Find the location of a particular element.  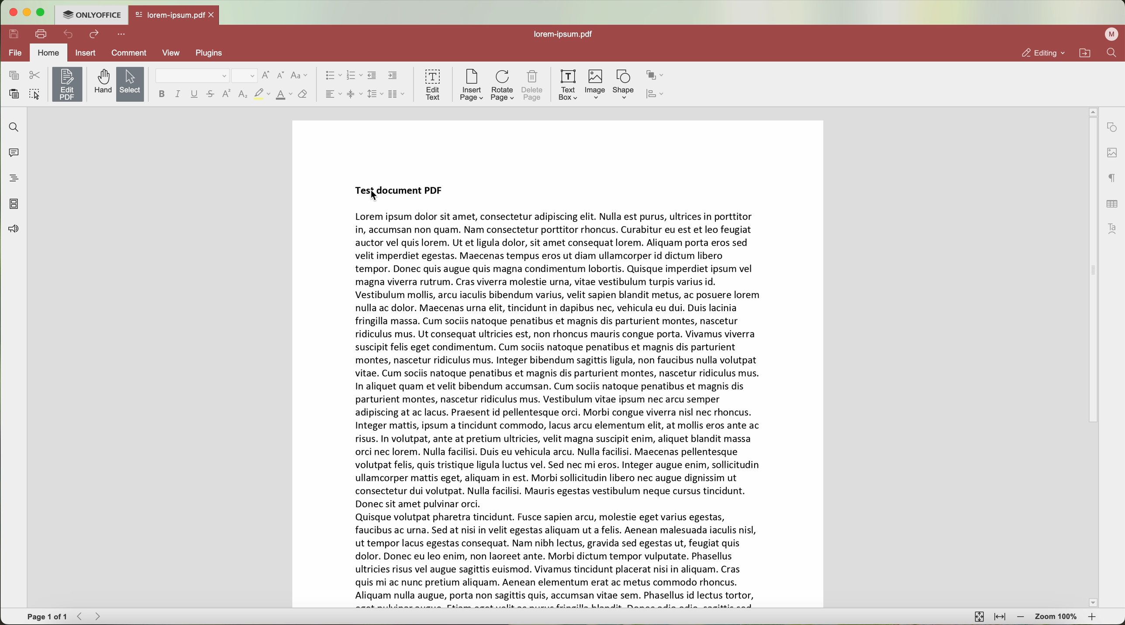

decrease indent is located at coordinates (373, 76).